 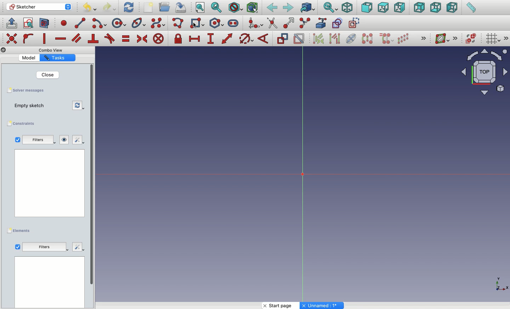 I want to click on Right, so click(x=401, y=7).